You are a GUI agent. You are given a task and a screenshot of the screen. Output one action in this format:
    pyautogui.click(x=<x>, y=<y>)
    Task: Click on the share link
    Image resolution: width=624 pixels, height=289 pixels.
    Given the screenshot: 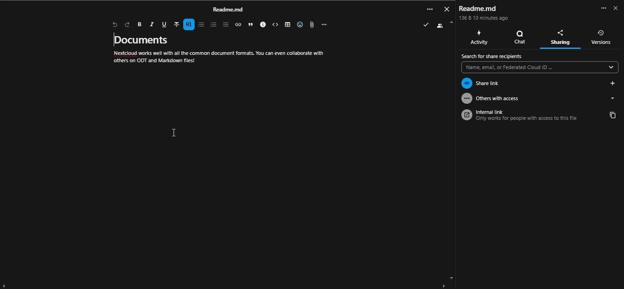 What is the action you would take?
    pyautogui.click(x=530, y=83)
    